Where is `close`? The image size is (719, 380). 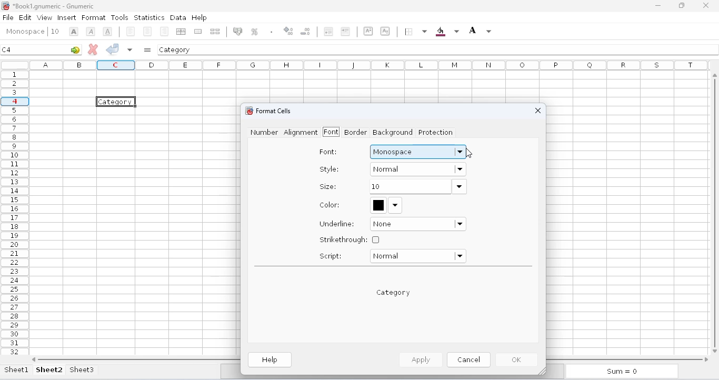
close is located at coordinates (705, 5).